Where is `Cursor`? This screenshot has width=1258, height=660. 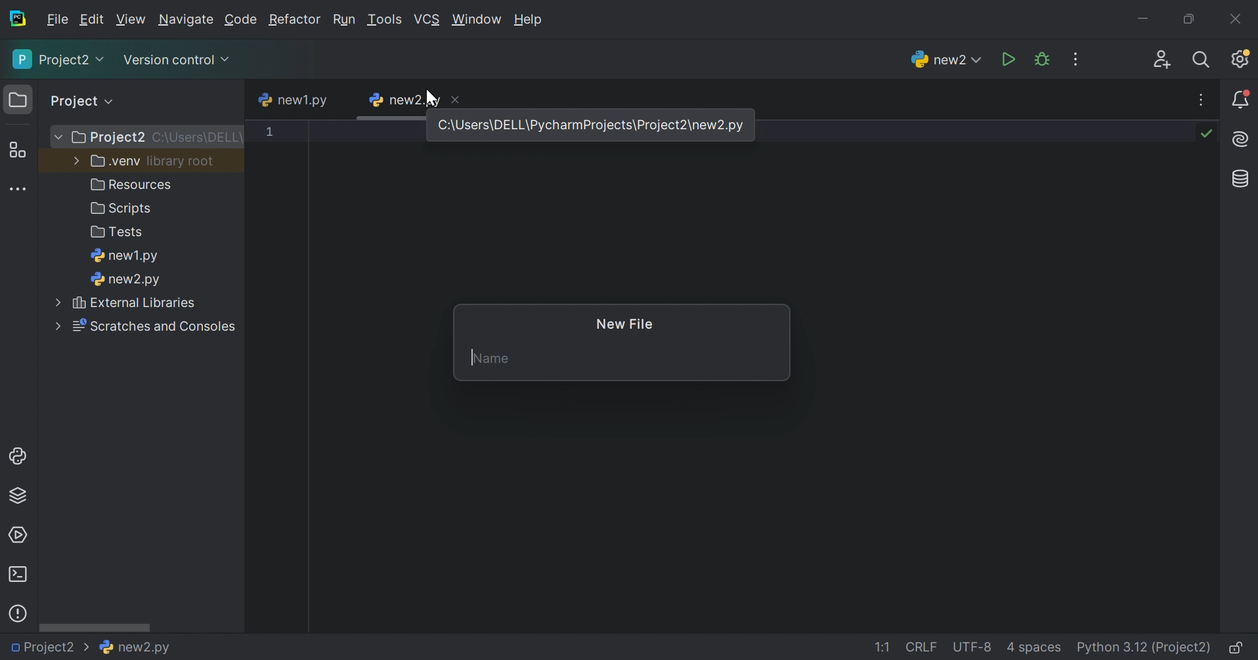
Cursor is located at coordinates (433, 98).